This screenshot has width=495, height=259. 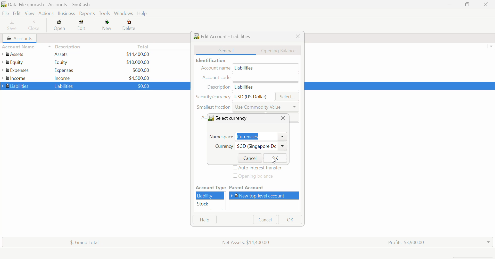 I want to click on Income Account, so click(x=15, y=78).